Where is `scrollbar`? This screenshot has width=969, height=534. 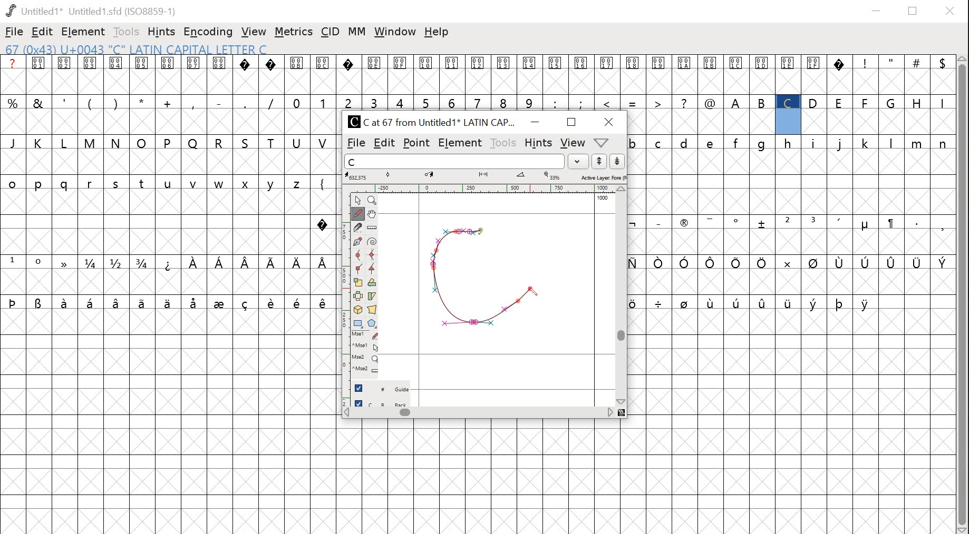
scrollbar is located at coordinates (479, 414).